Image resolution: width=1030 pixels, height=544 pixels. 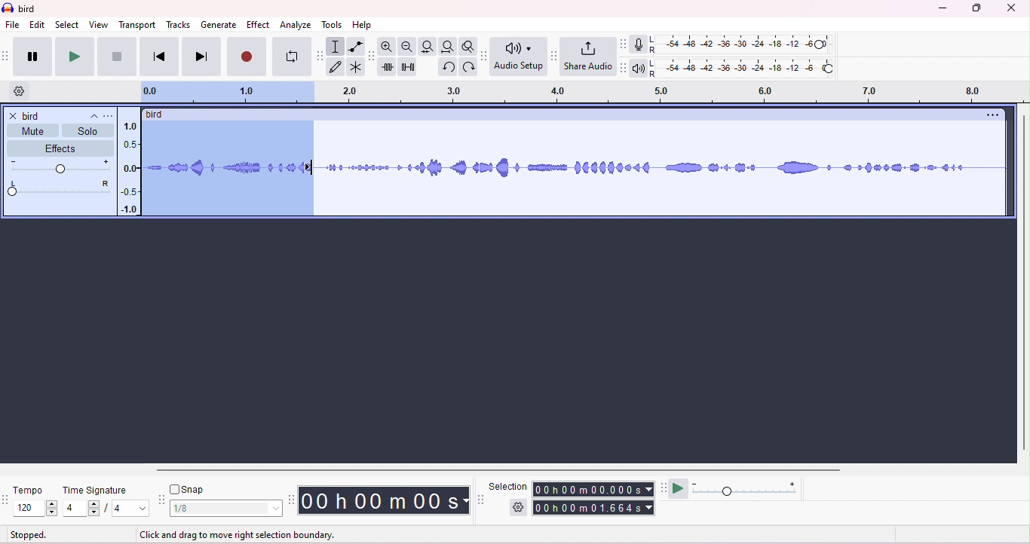 What do you see at coordinates (66, 25) in the screenshot?
I see `select` at bounding box center [66, 25].